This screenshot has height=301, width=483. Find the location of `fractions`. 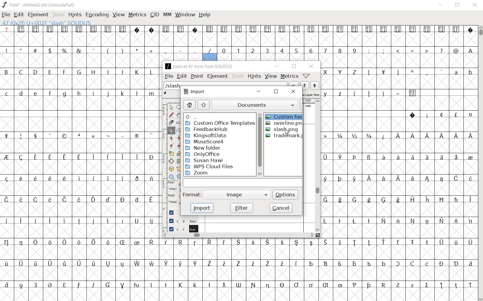

fractions is located at coordinates (358, 135).